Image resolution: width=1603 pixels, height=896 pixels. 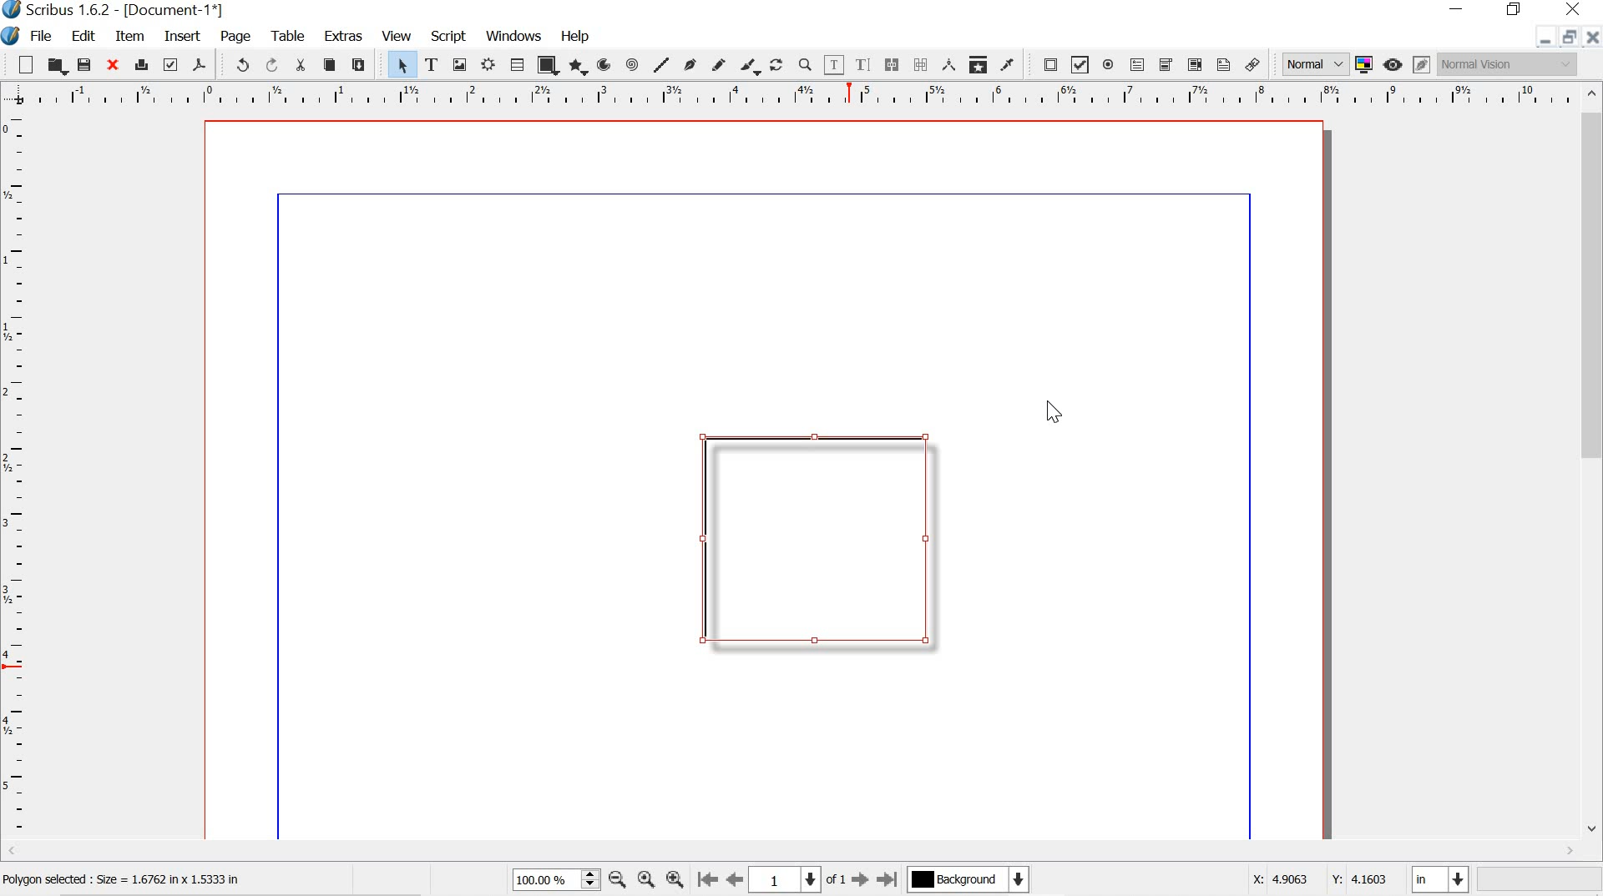 I want to click on INSERT, so click(x=181, y=38).